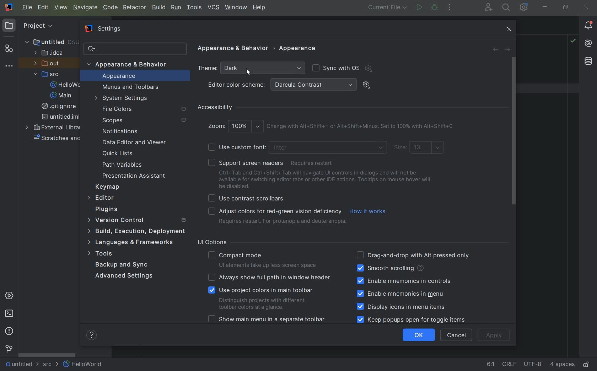 This screenshot has height=371, width=597. What do you see at coordinates (235, 8) in the screenshot?
I see `WINDOW` at bounding box center [235, 8].